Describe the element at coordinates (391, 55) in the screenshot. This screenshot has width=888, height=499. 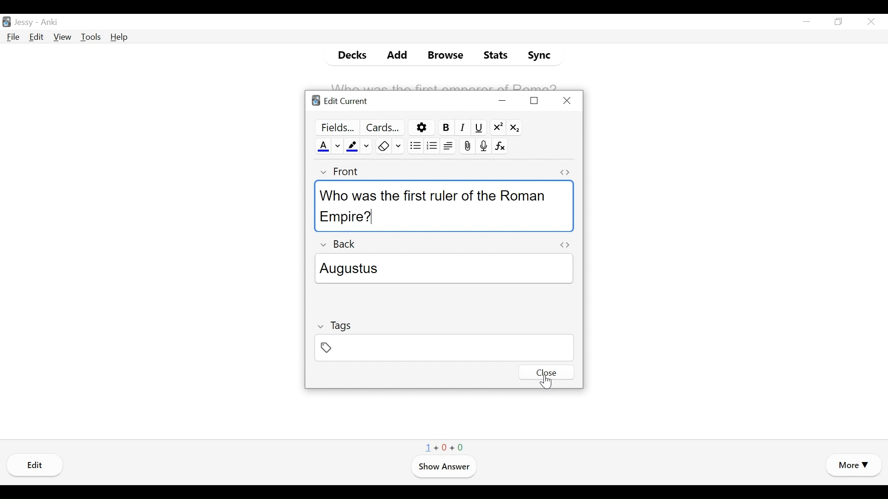
I see `Add` at that location.